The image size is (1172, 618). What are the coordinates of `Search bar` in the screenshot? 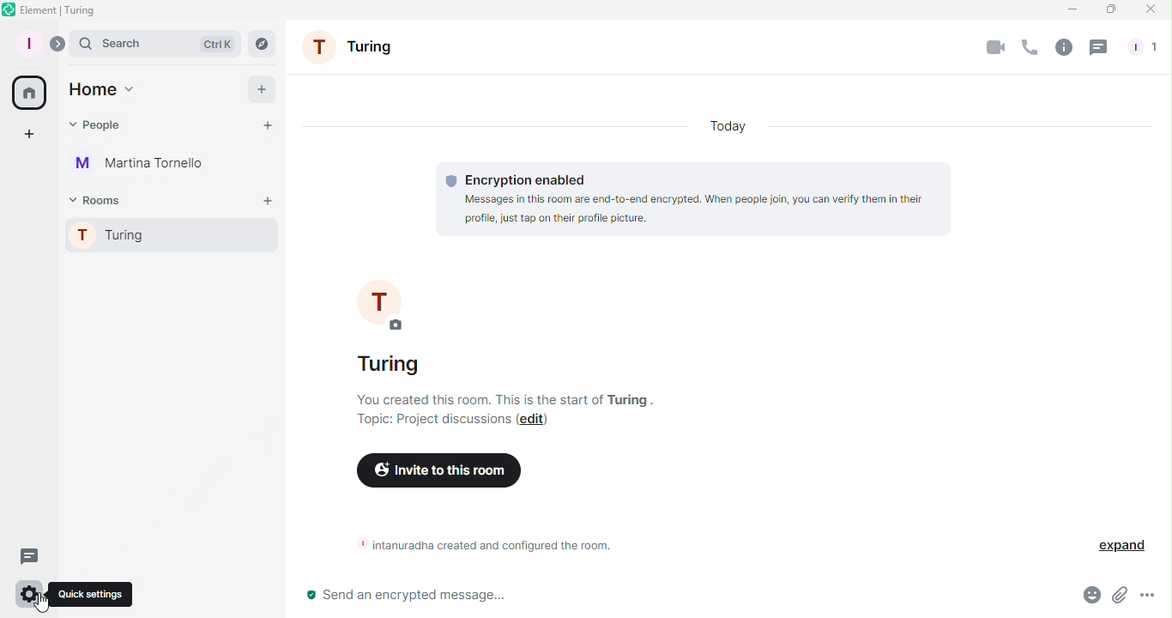 It's located at (160, 45).